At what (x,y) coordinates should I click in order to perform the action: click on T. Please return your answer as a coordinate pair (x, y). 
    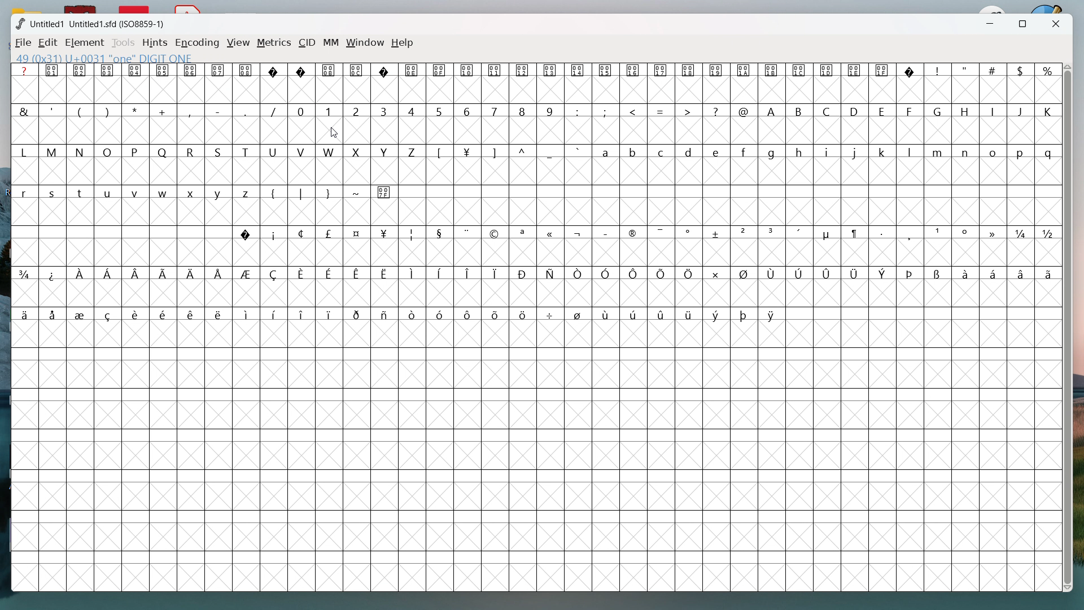
    Looking at the image, I should click on (247, 152).